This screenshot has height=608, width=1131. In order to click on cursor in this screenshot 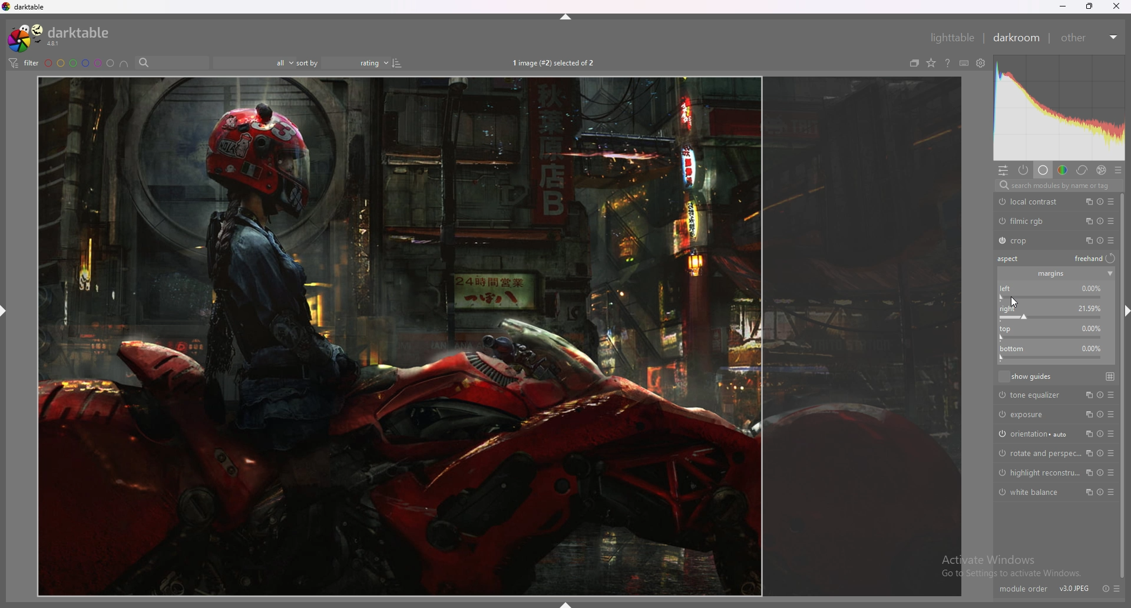, I will do `click(1012, 301)`.